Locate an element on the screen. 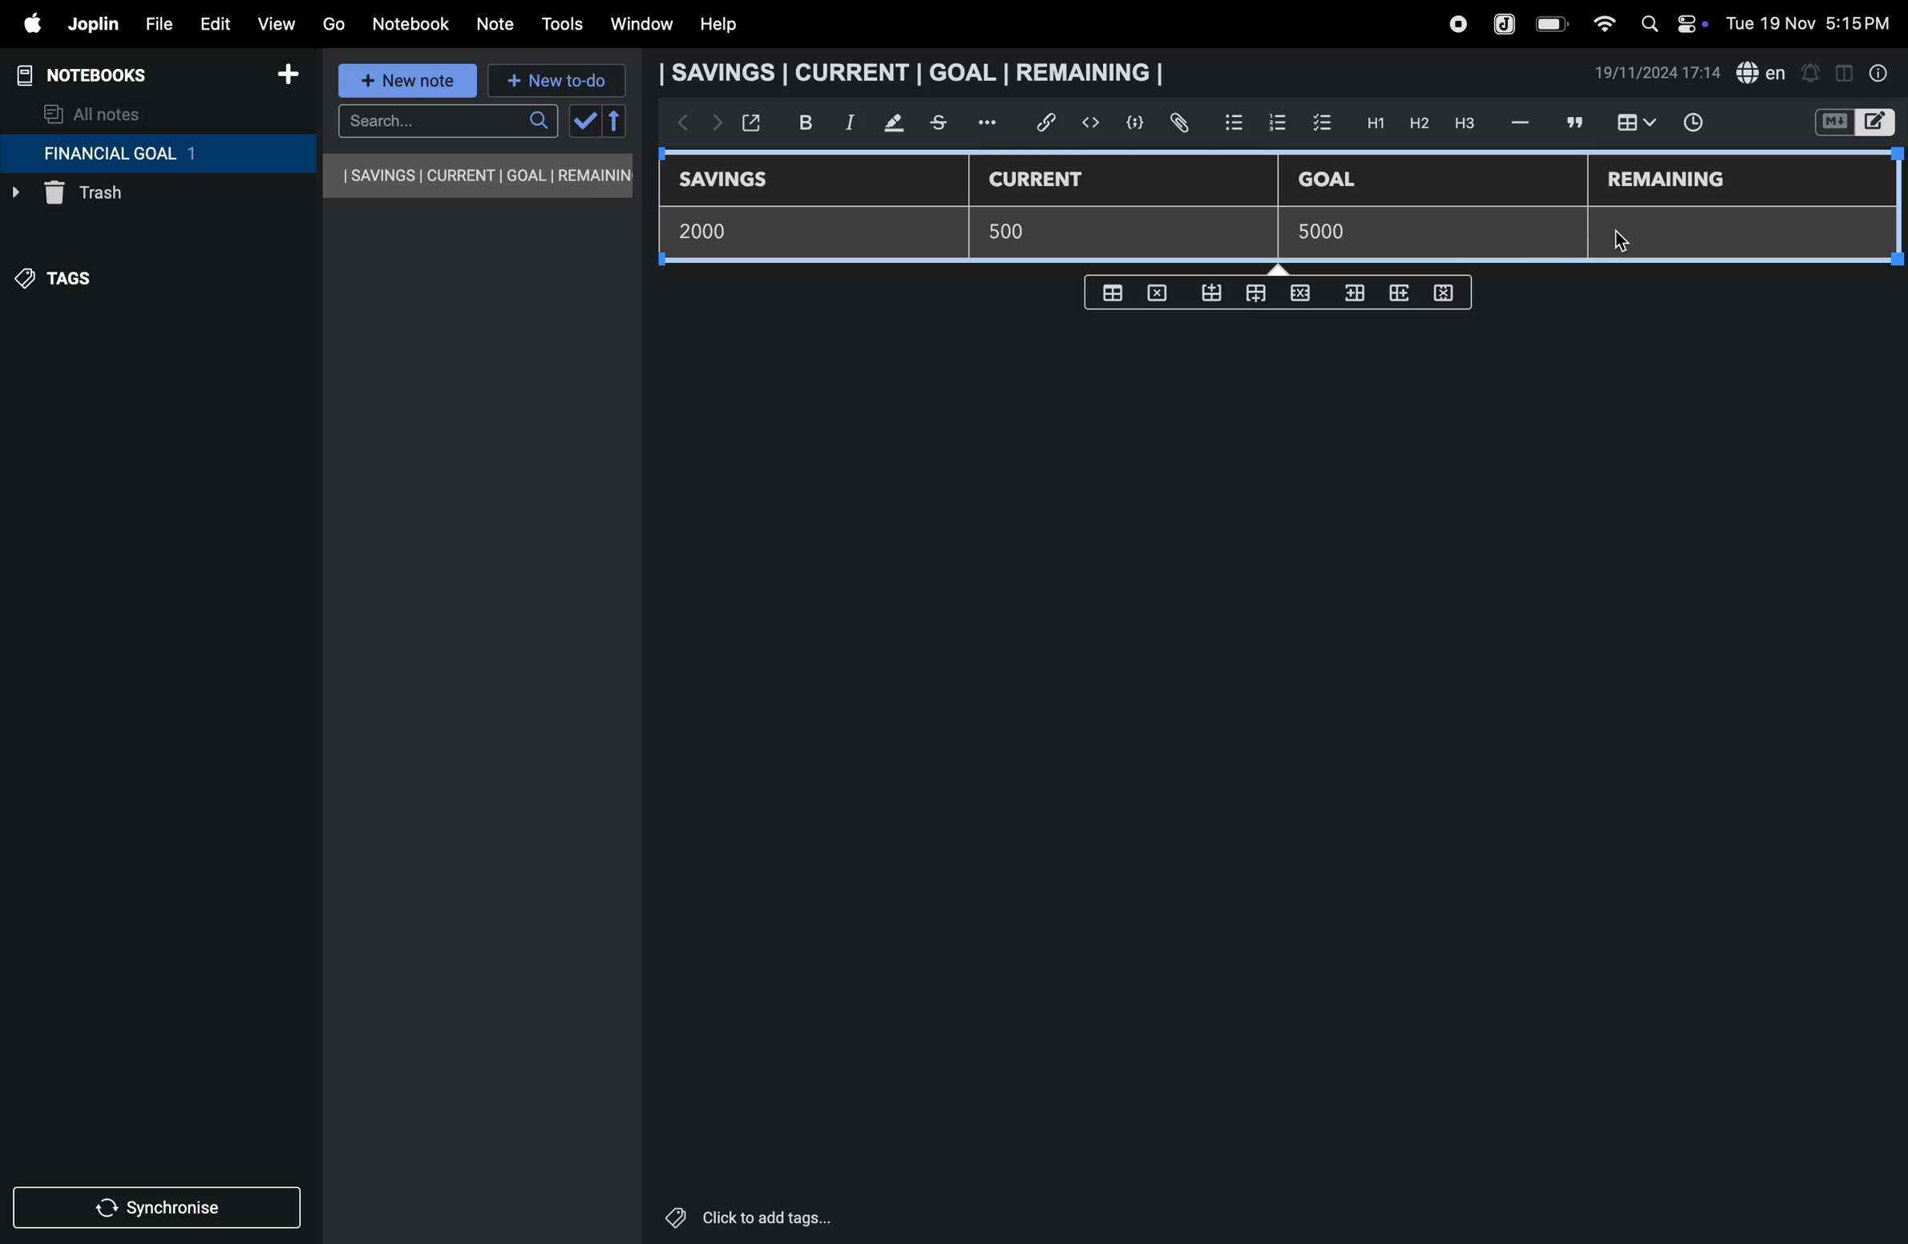  savings is located at coordinates (735, 181).